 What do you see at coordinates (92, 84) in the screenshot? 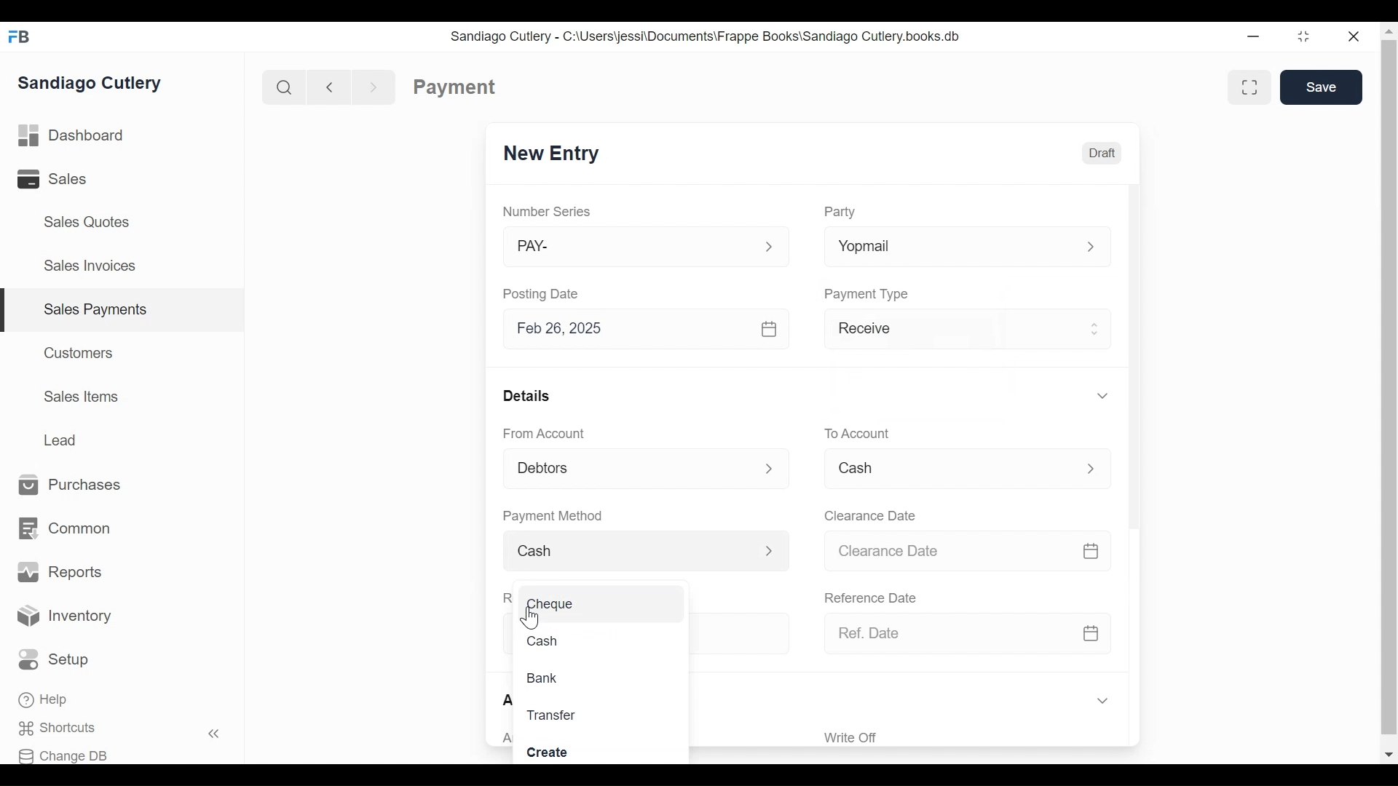
I see `Sandiago Cutlery` at bounding box center [92, 84].